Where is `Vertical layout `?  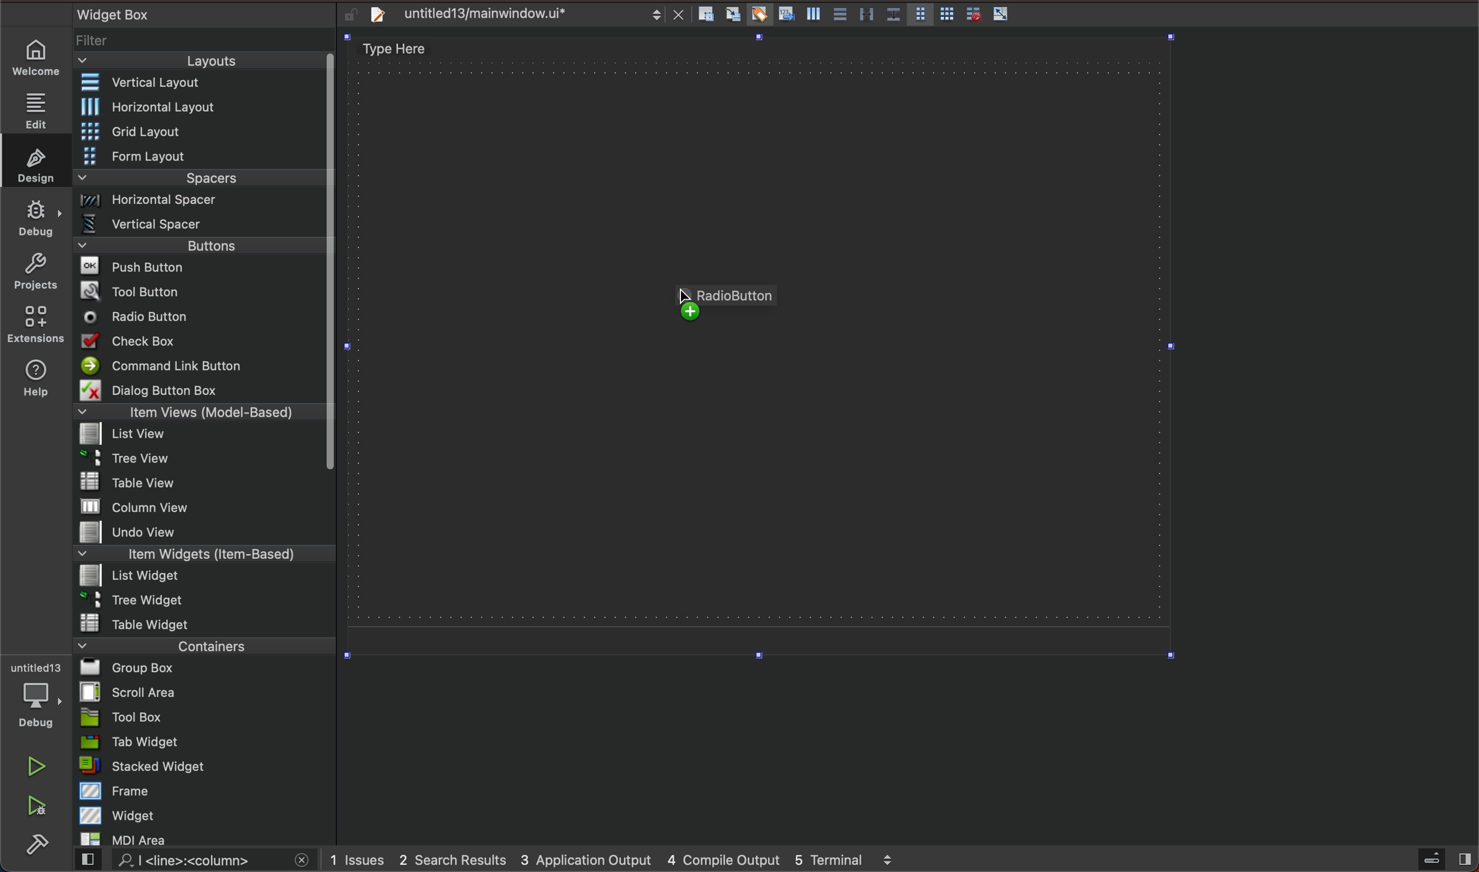 Vertical layout  is located at coordinates (202, 83).